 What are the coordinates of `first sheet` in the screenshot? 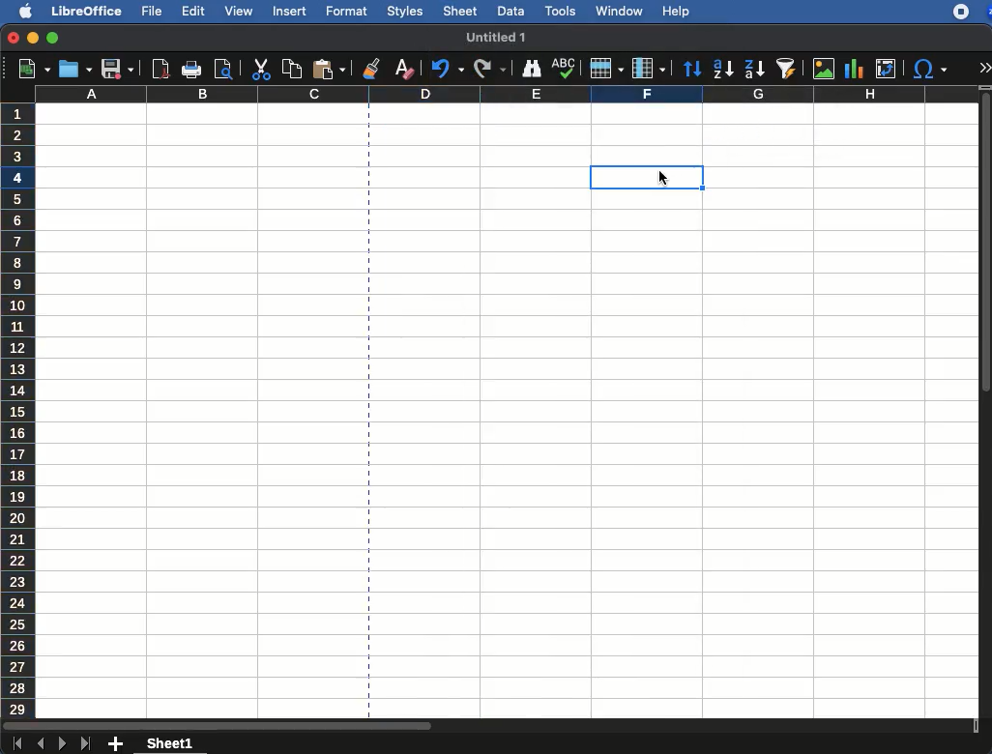 It's located at (16, 744).